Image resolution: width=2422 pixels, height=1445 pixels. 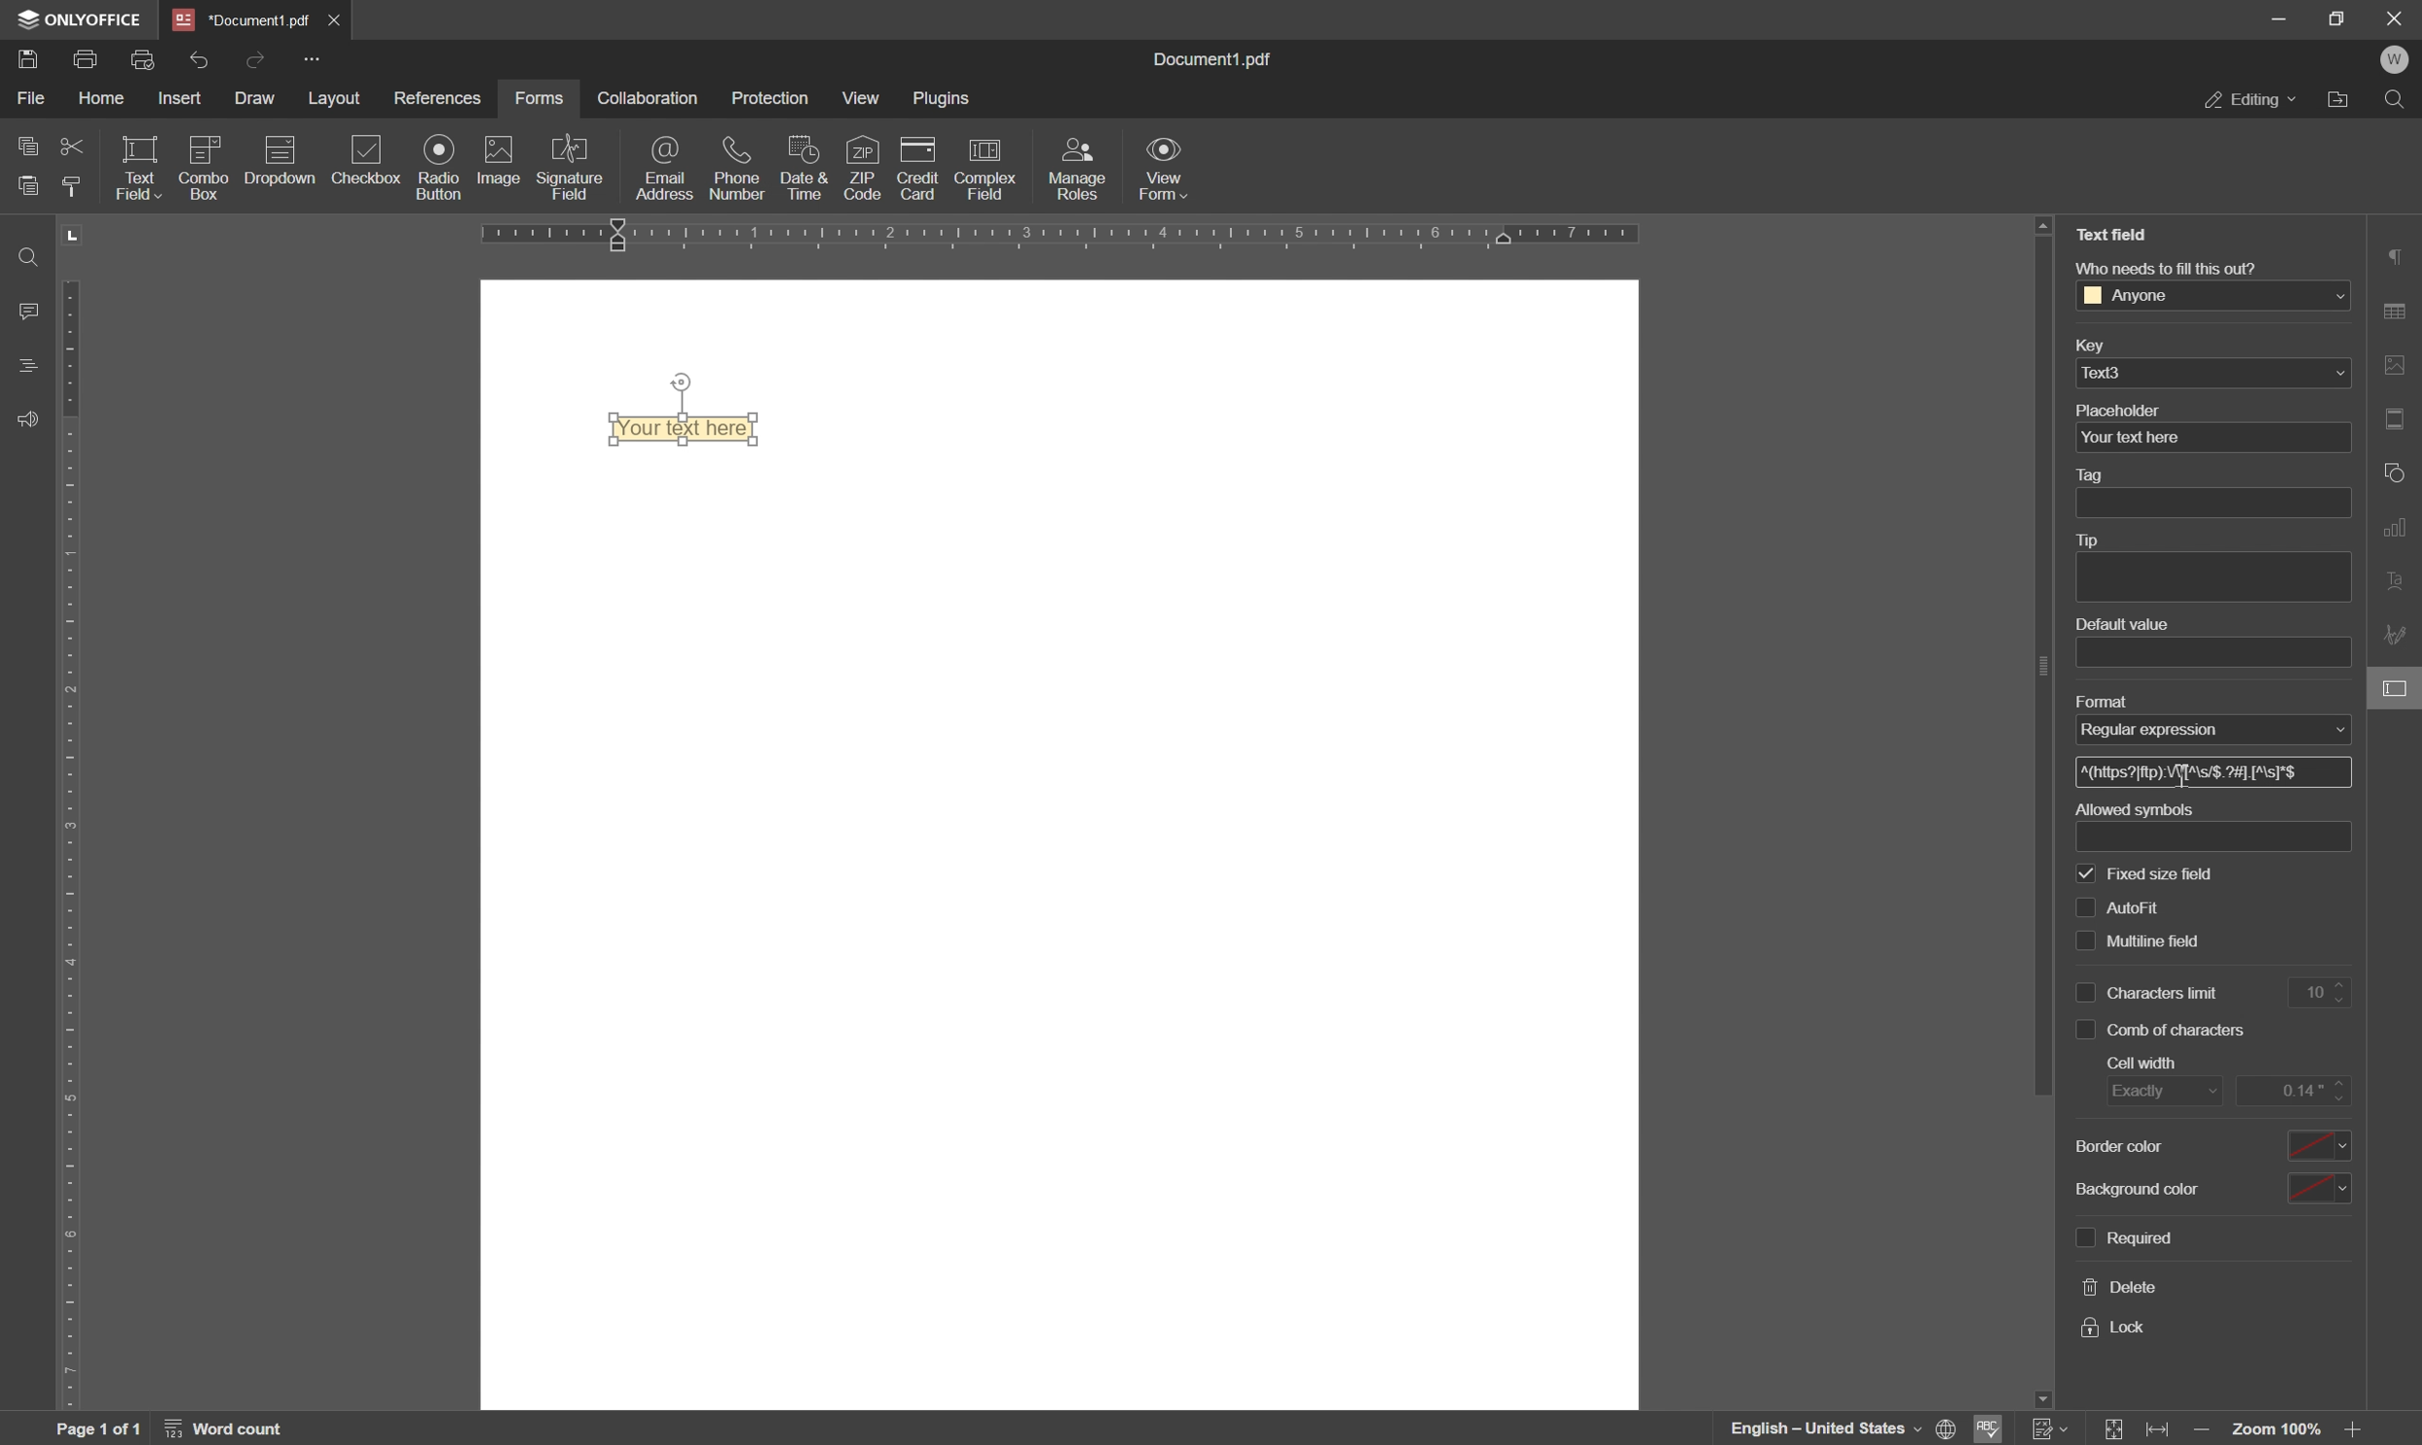 What do you see at coordinates (1843, 1428) in the screenshot?
I see `set document language` at bounding box center [1843, 1428].